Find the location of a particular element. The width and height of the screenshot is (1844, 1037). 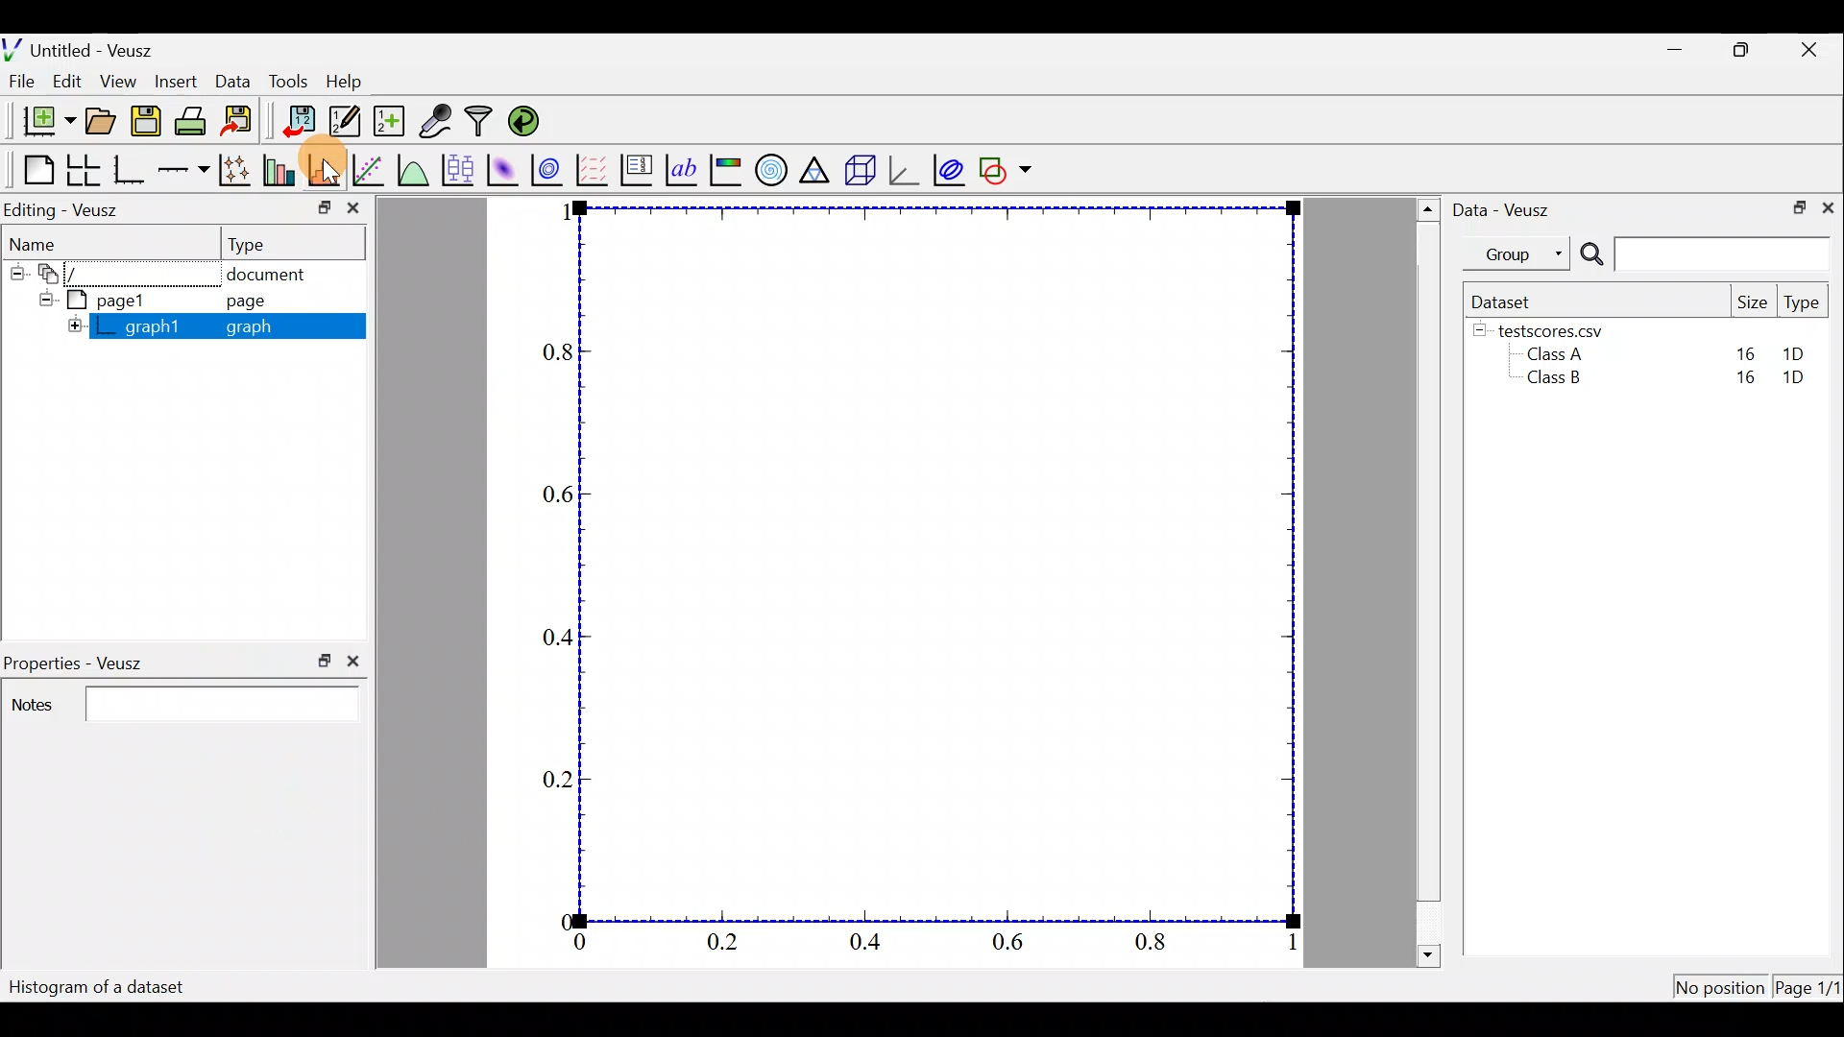

Data is located at coordinates (230, 79).